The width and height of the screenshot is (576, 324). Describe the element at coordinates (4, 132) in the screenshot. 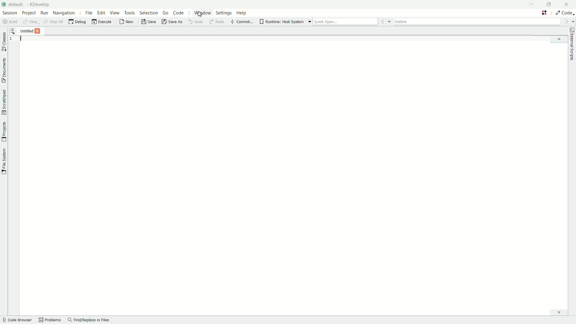

I see `toggle projects` at that location.